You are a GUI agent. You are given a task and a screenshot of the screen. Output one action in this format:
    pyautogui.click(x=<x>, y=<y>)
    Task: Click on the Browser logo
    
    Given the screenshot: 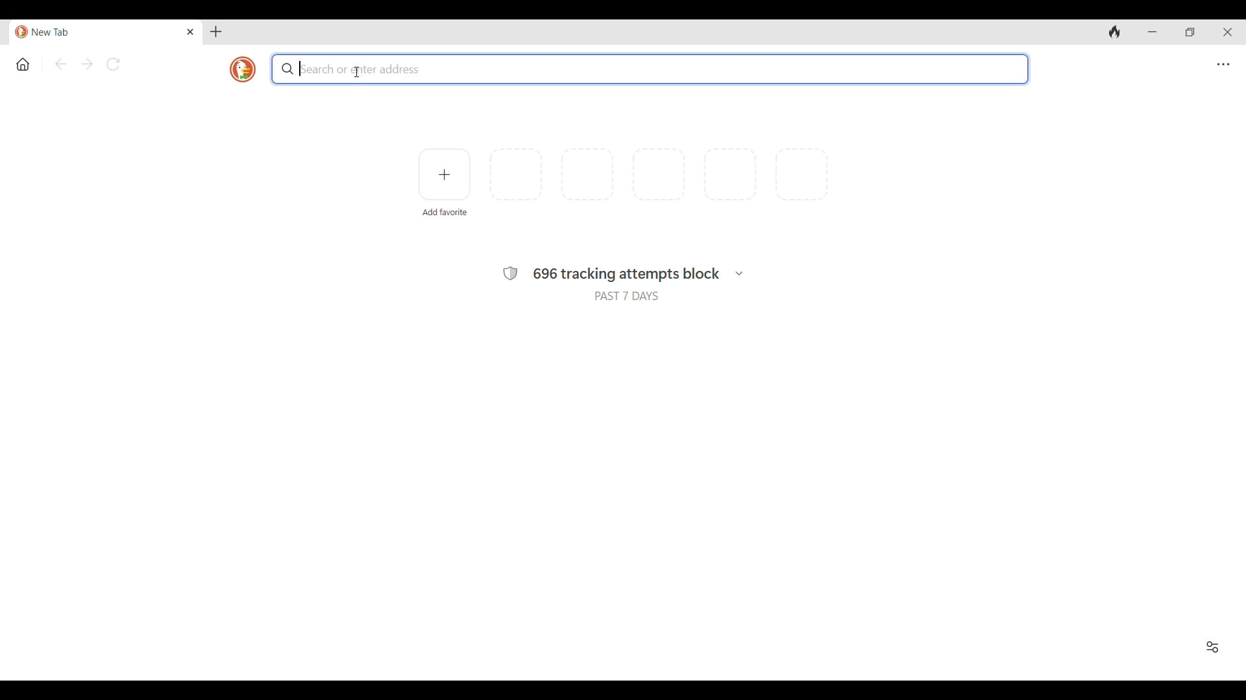 What is the action you would take?
    pyautogui.click(x=243, y=69)
    